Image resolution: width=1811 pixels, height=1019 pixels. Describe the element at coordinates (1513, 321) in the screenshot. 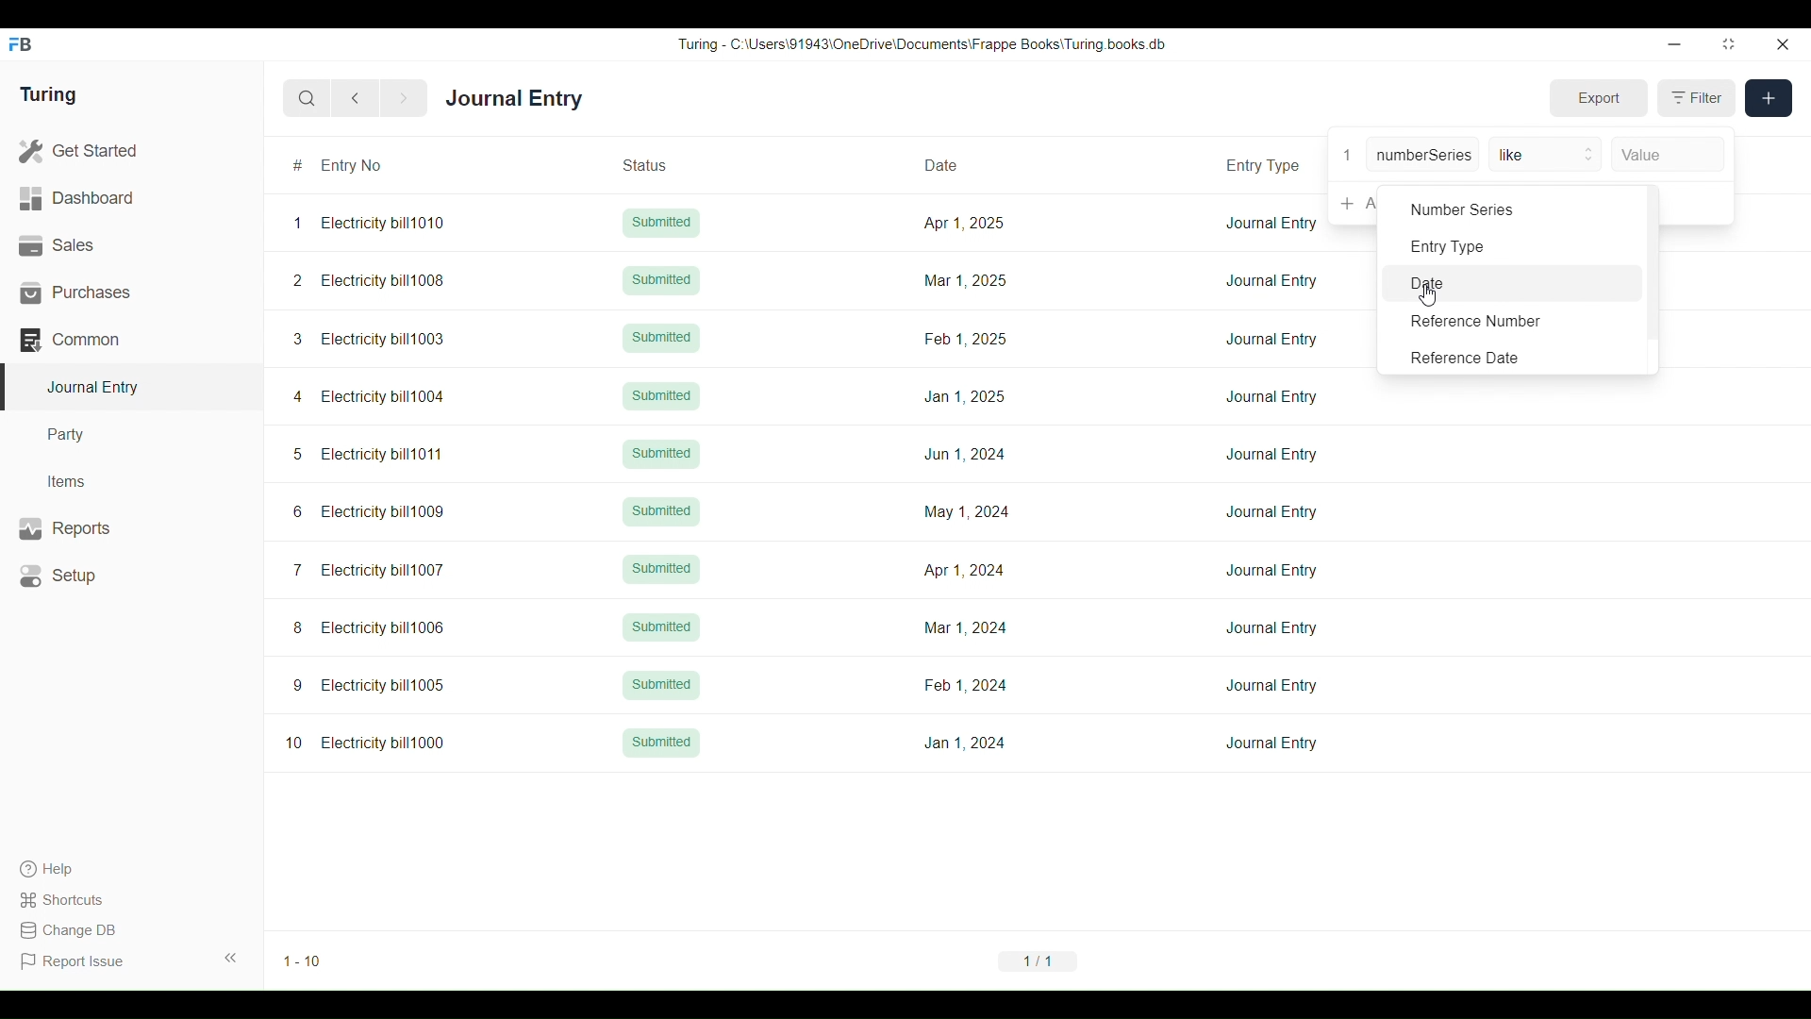

I see `Reference Number` at that location.